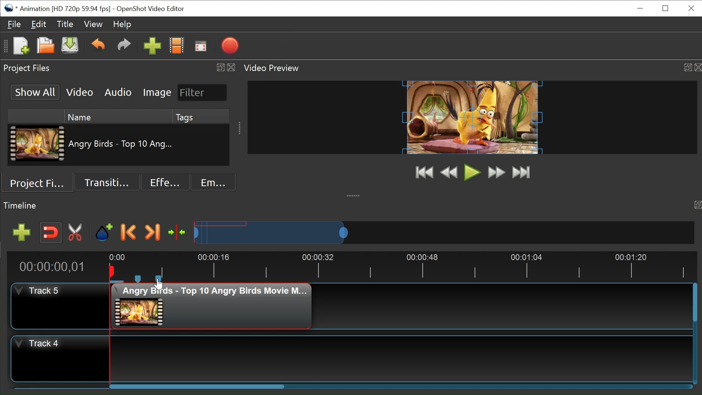 This screenshot has height=395, width=702. Describe the element at coordinates (214, 182) in the screenshot. I see `Emoji` at that location.